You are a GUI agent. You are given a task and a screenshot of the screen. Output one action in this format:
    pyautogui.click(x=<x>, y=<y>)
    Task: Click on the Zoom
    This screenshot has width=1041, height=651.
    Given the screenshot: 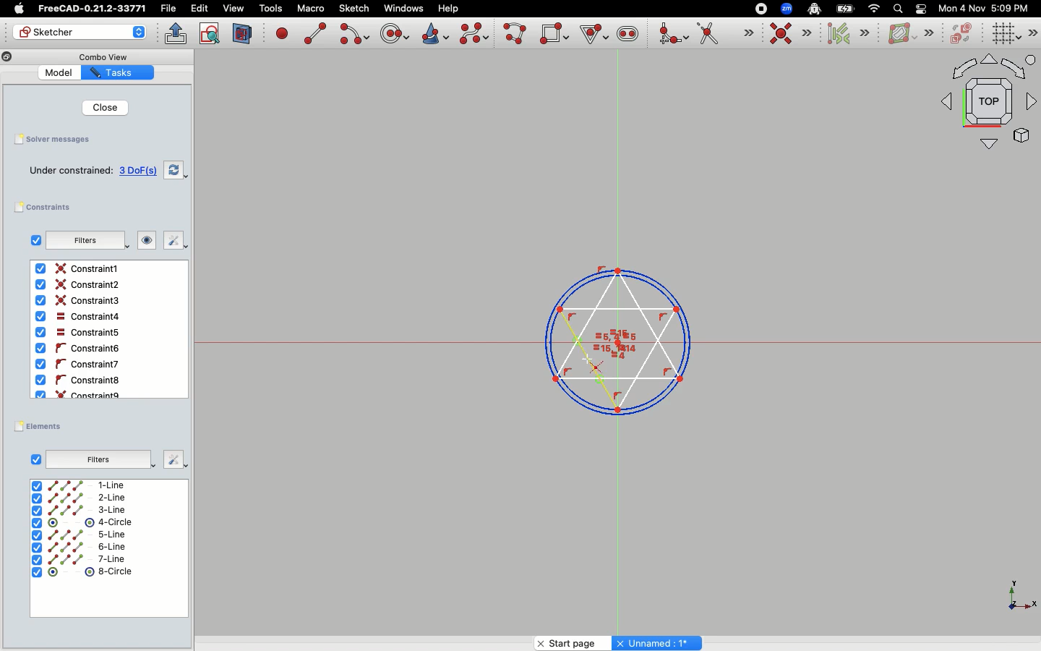 What is the action you would take?
    pyautogui.click(x=787, y=9)
    